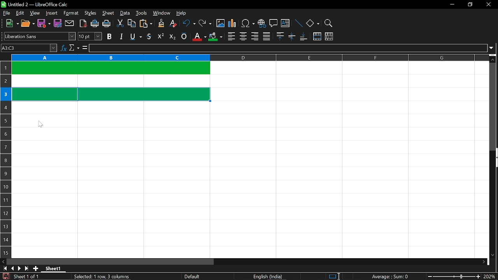 The width and height of the screenshot is (498, 280). What do you see at coordinates (35, 4) in the screenshot?
I see `Untitled 2 - LibreOffice Calc` at bounding box center [35, 4].